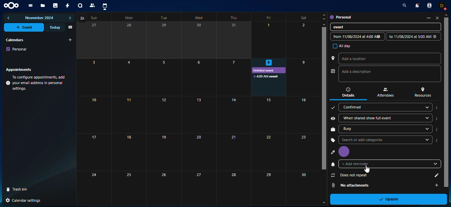 The image size is (451, 207). I want to click on , so click(233, 77).